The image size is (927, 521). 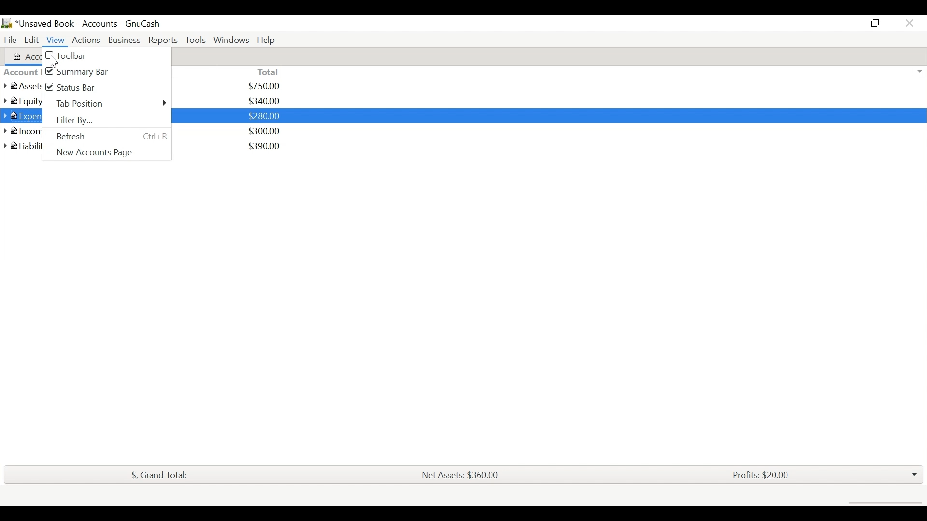 What do you see at coordinates (10, 39) in the screenshot?
I see `File` at bounding box center [10, 39].